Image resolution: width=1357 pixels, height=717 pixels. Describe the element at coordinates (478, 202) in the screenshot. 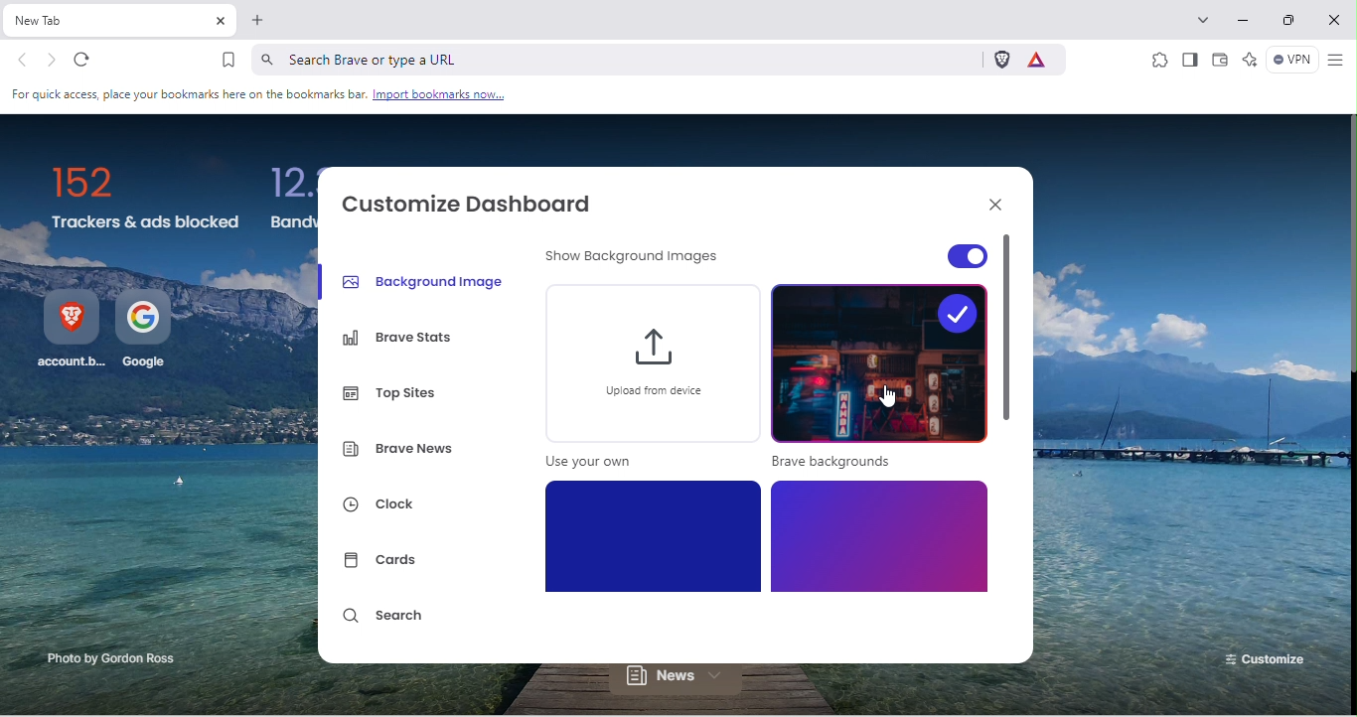

I see `Customize dashboard` at that location.